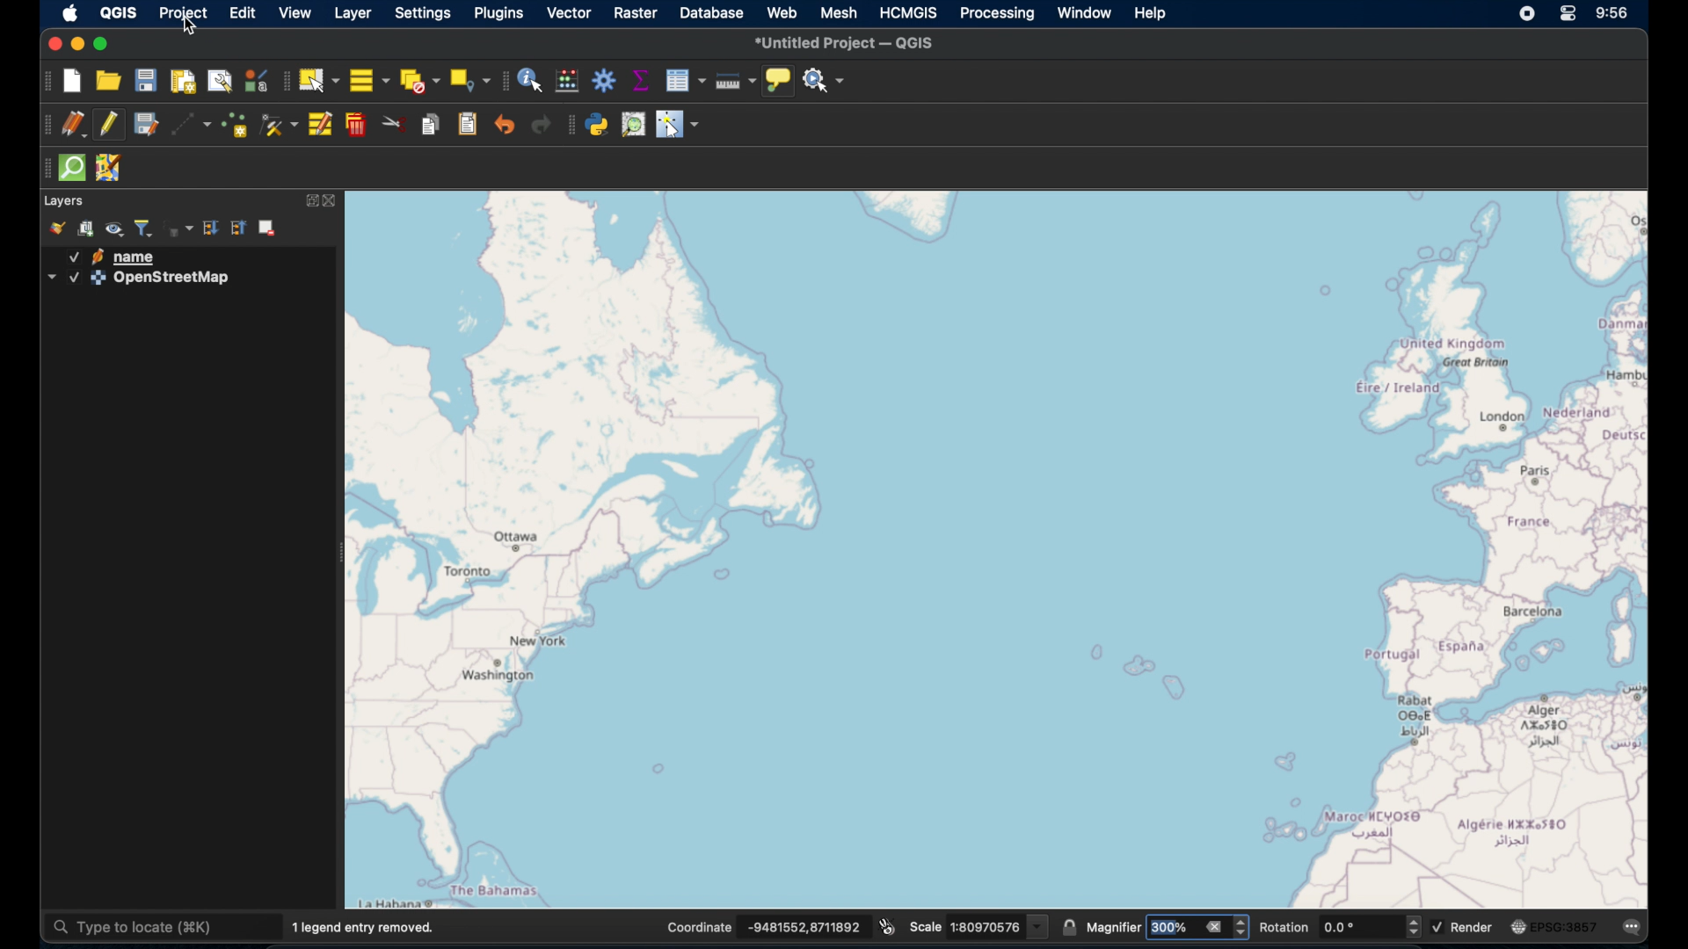 This screenshot has width=1688, height=949. Describe the element at coordinates (1153, 14) in the screenshot. I see `help` at that location.